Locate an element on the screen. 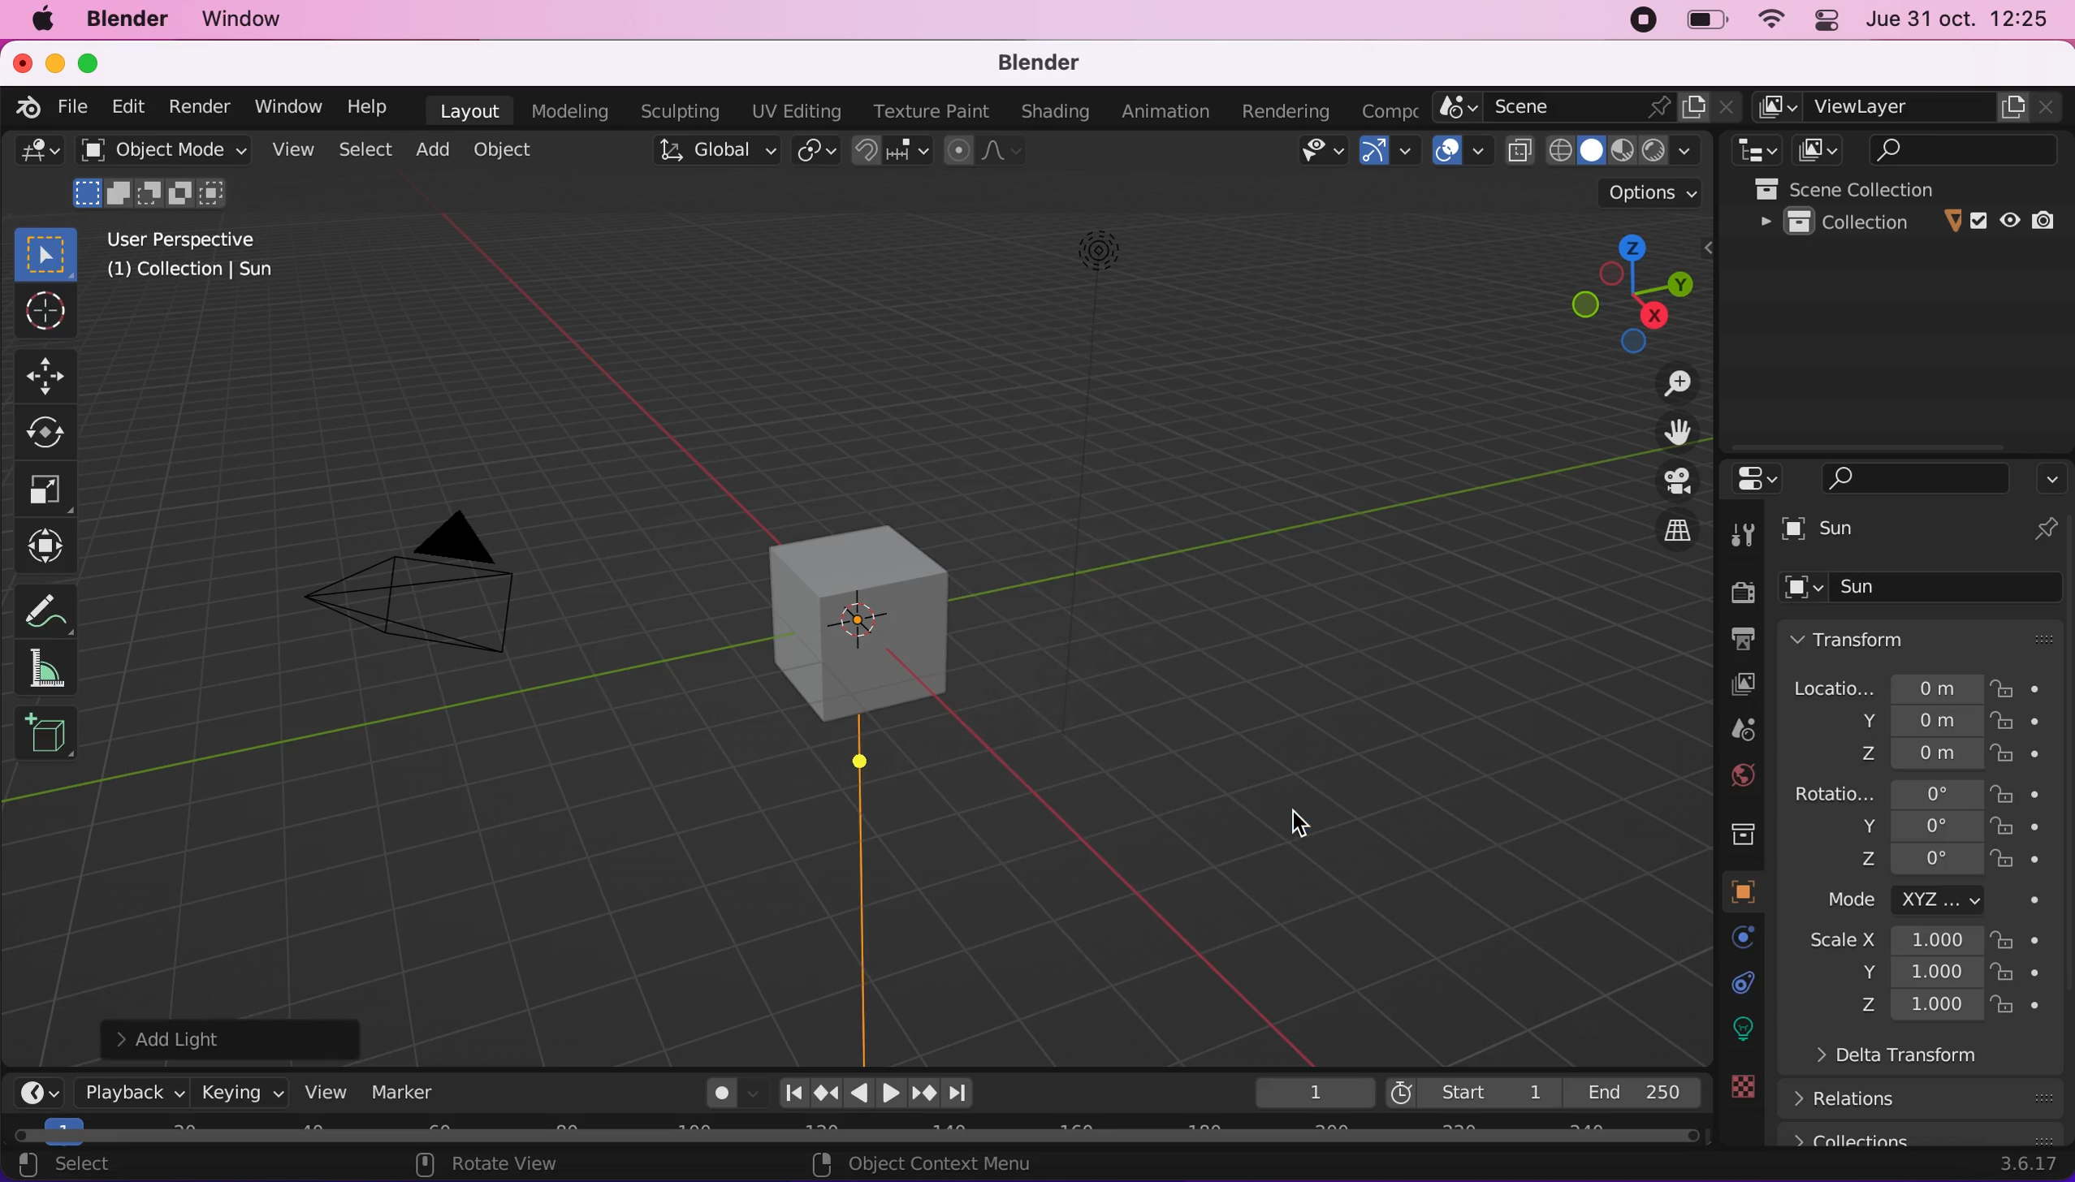 This screenshot has width=2075, height=1182. transform pivot point is located at coordinates (813, 153).